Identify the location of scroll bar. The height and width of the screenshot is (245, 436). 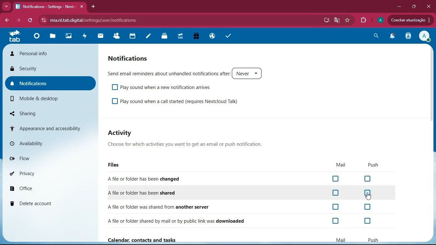
(432, 91).